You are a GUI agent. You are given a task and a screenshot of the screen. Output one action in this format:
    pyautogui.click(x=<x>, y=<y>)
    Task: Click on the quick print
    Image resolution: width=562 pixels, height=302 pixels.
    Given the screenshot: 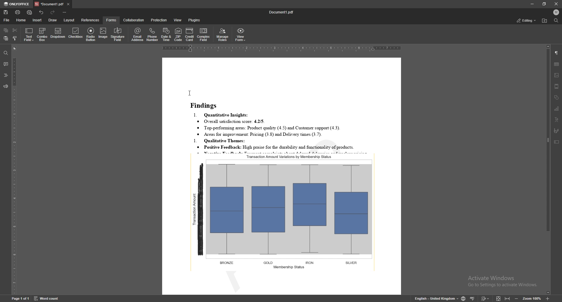 What is the action you would take?
    pyautogui.click(x=30, y=13)
    